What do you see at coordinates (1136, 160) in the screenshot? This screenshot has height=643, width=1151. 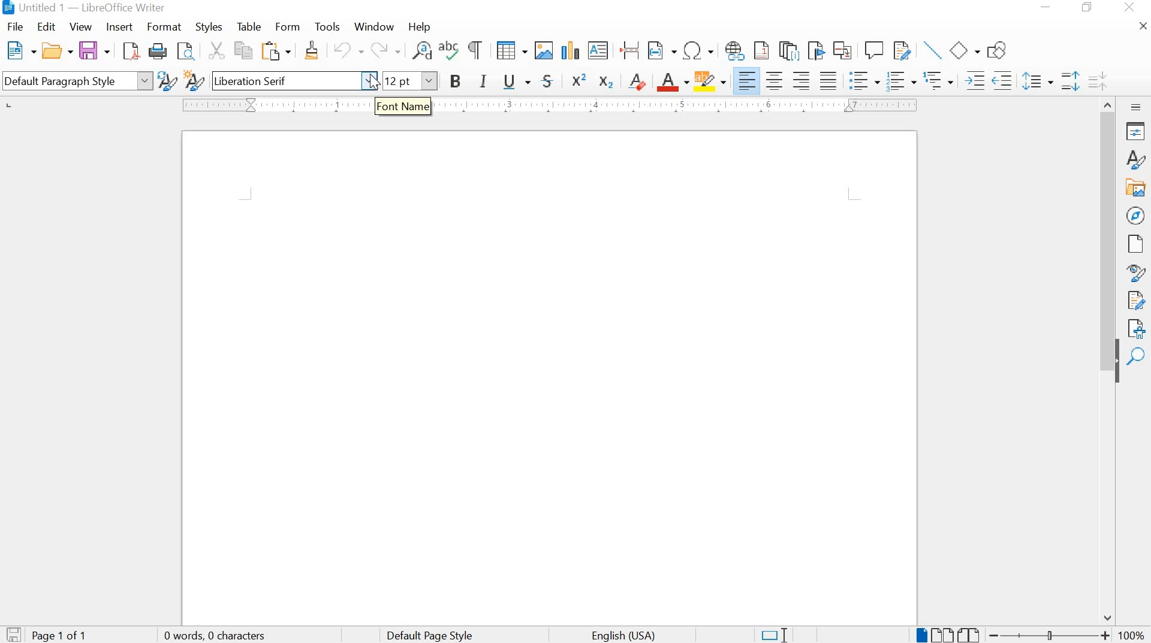 I see `STYLES` at bounding box center [1136, 160].